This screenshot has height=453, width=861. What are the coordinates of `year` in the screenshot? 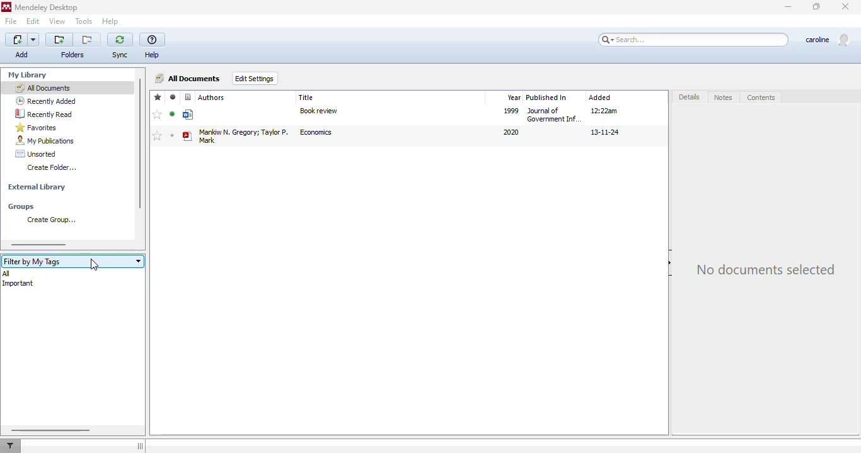 It's located at (513, 98).